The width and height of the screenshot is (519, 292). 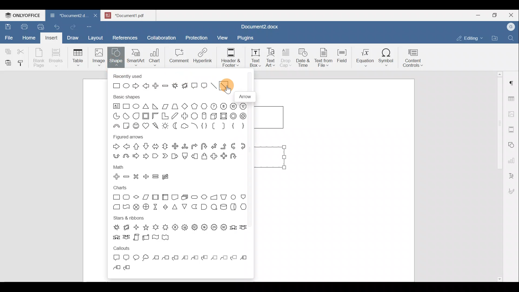 What do you see at coordinates (23, 15) in the screenshot?
I see `ONLYOFFICE` at bounding box center [23, 15].